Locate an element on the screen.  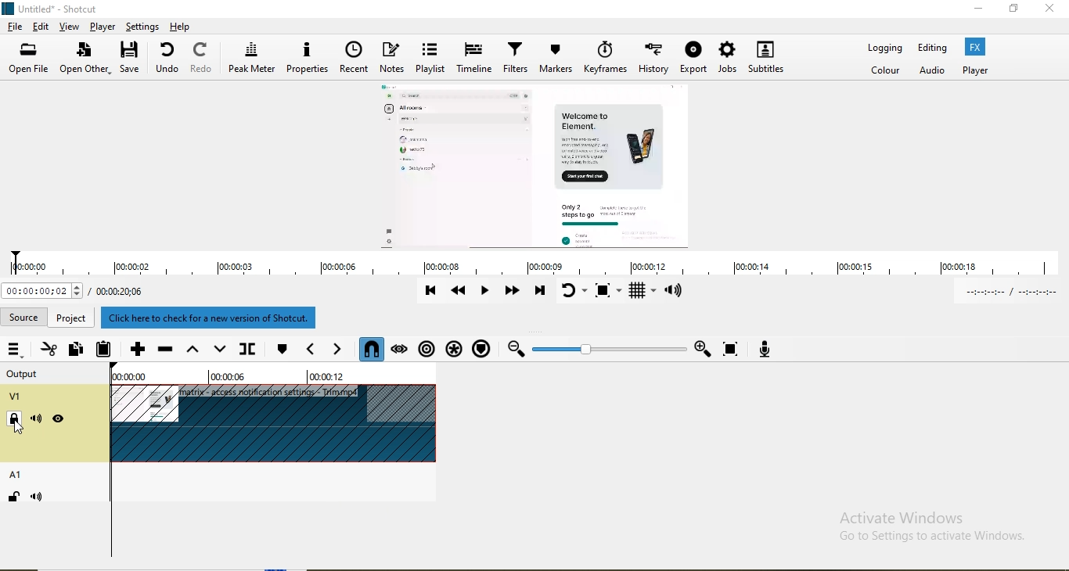
Edit is located at coordinates (42, 28).